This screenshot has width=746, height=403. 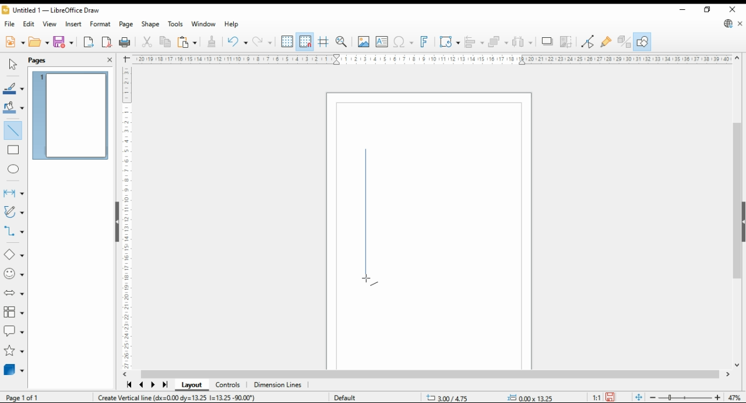 I want to click on Untitled 1 - LibreOffice Draw, so click(x=50, y=11).